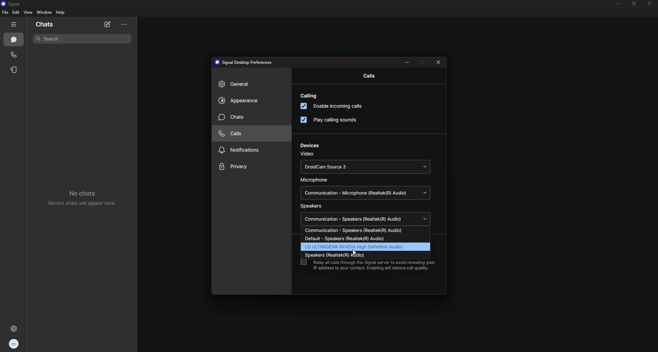 Image resolution: width=658 pixels, height=352 pixels. Describe the element at coordinates (365, 167) in the screenshot. I see `DroidCam Source 3` at that location.